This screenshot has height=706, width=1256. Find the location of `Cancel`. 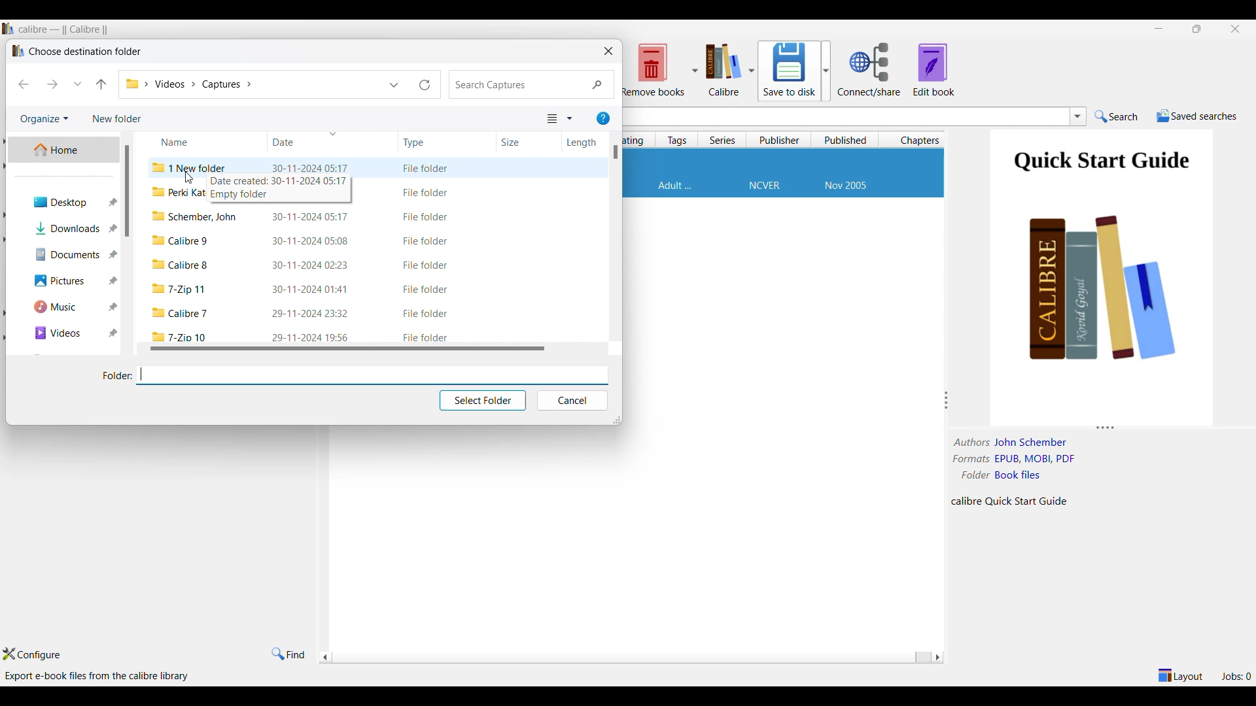

Cancel is located at coordinates (572, 401).